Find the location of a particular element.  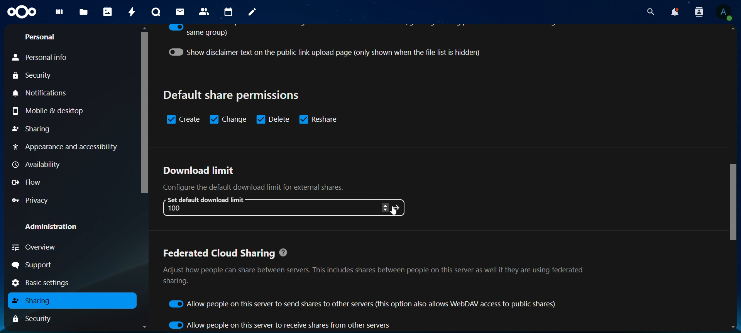

mail is located at coordinates (181, 12).